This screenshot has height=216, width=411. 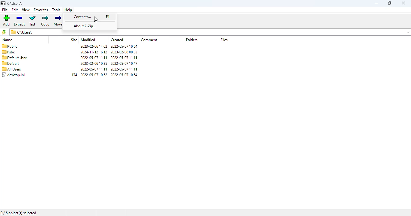 What do you see at coordinates (403, 3) in the screenshot?
I see `close` at bounding box center [403, 3].